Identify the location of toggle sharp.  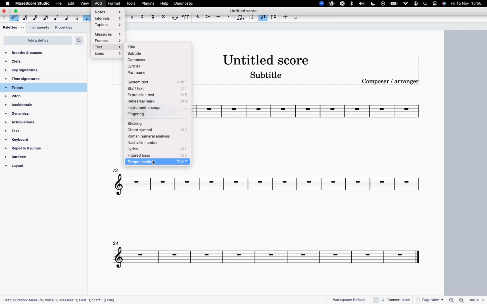
(152, 17).